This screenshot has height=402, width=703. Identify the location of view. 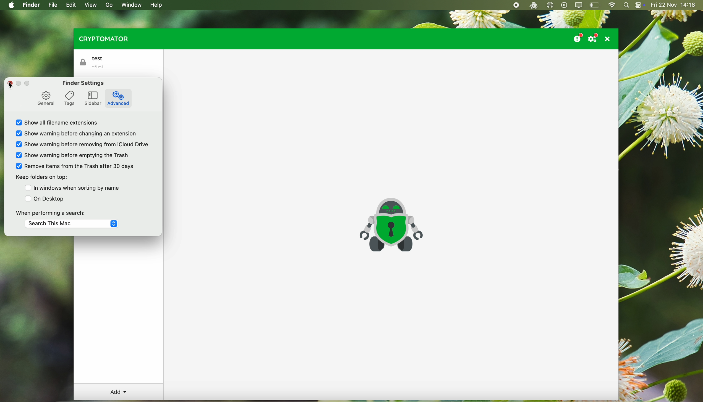
(90, 5).